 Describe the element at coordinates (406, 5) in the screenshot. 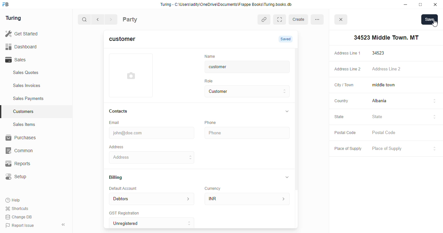

I see `minimise` at that location.